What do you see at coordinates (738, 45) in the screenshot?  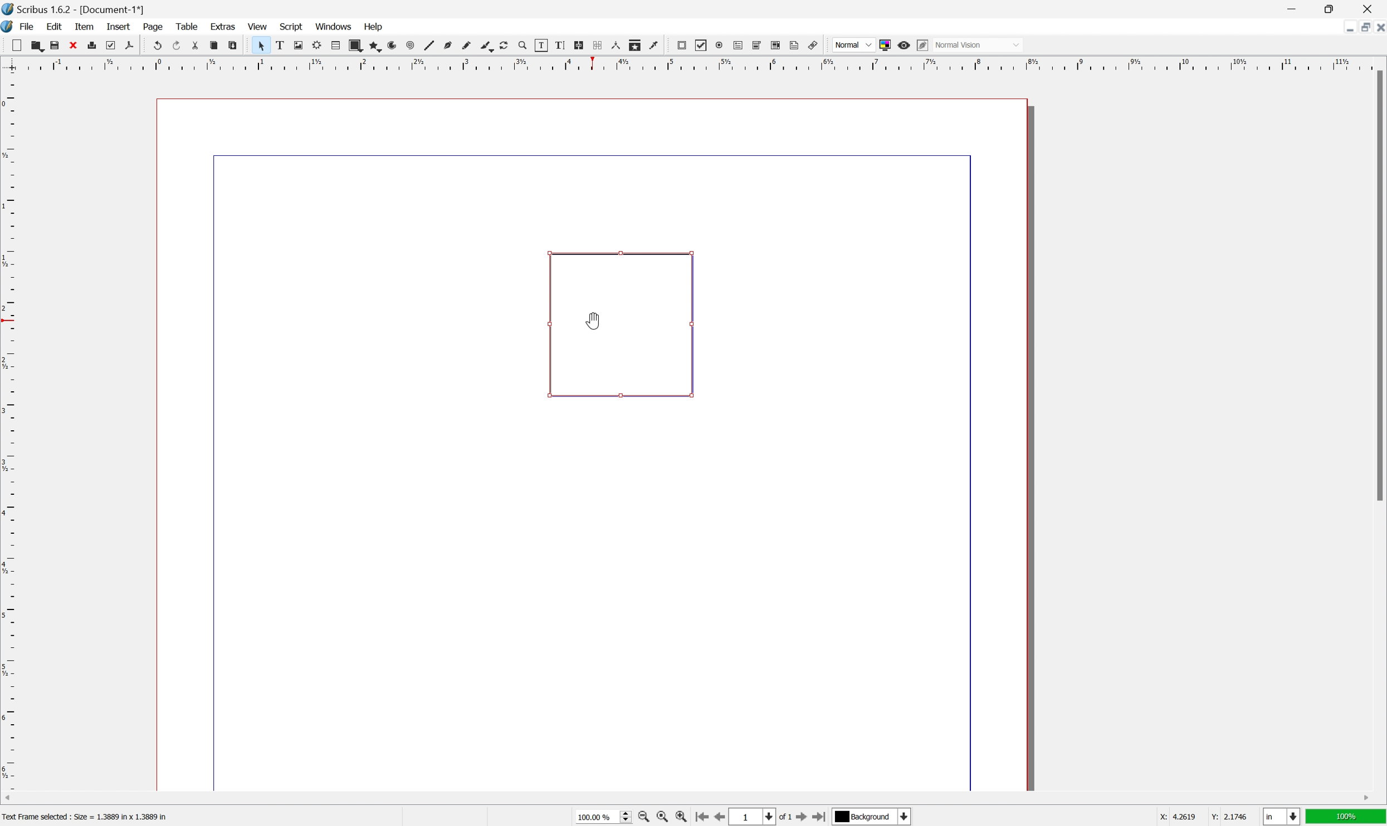 I see `pdf text field` at bounding box center [738, 45].